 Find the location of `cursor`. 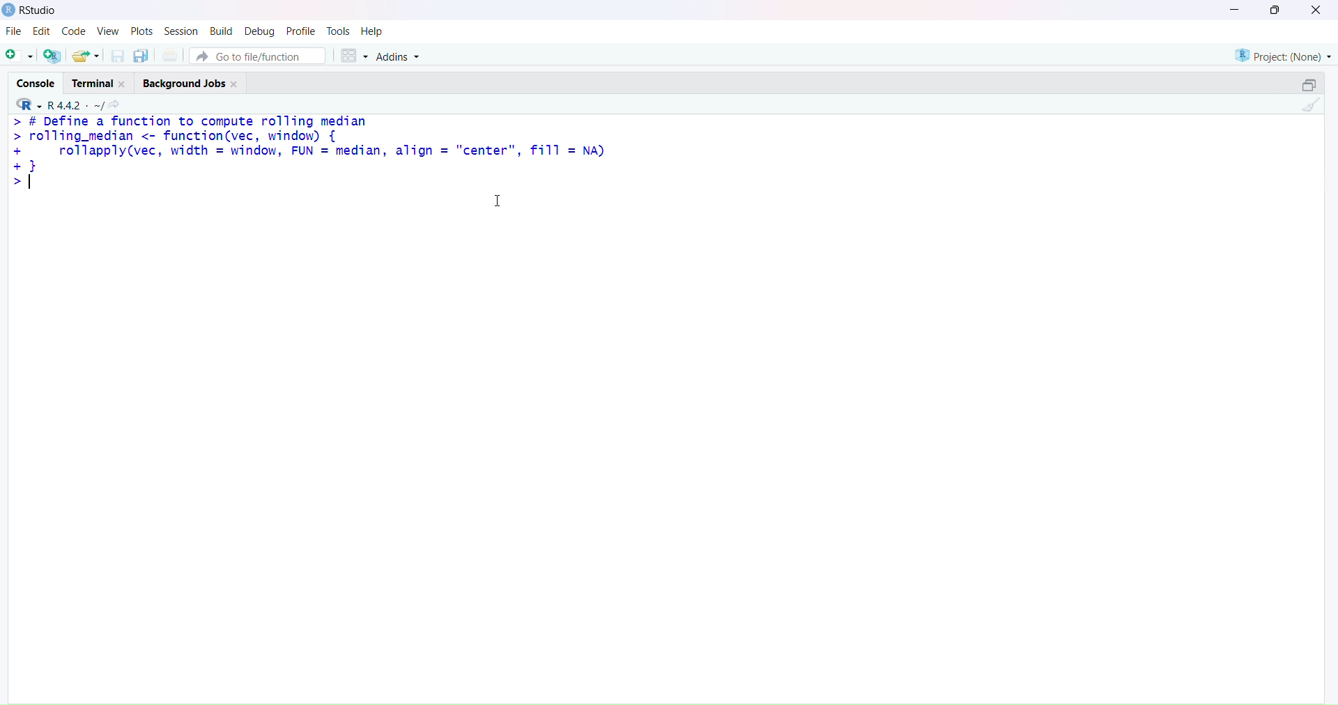

cursor is located at coordinates (499, 200).